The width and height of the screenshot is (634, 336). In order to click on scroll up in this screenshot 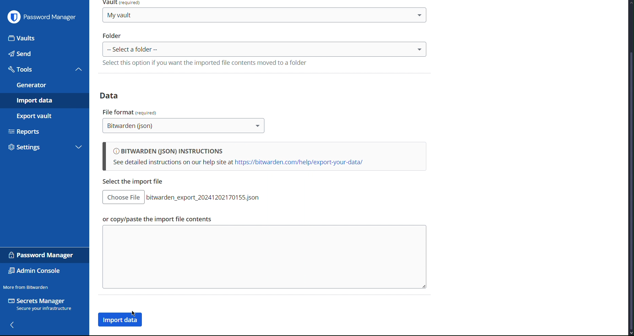, I will do `click(630, 2)`.